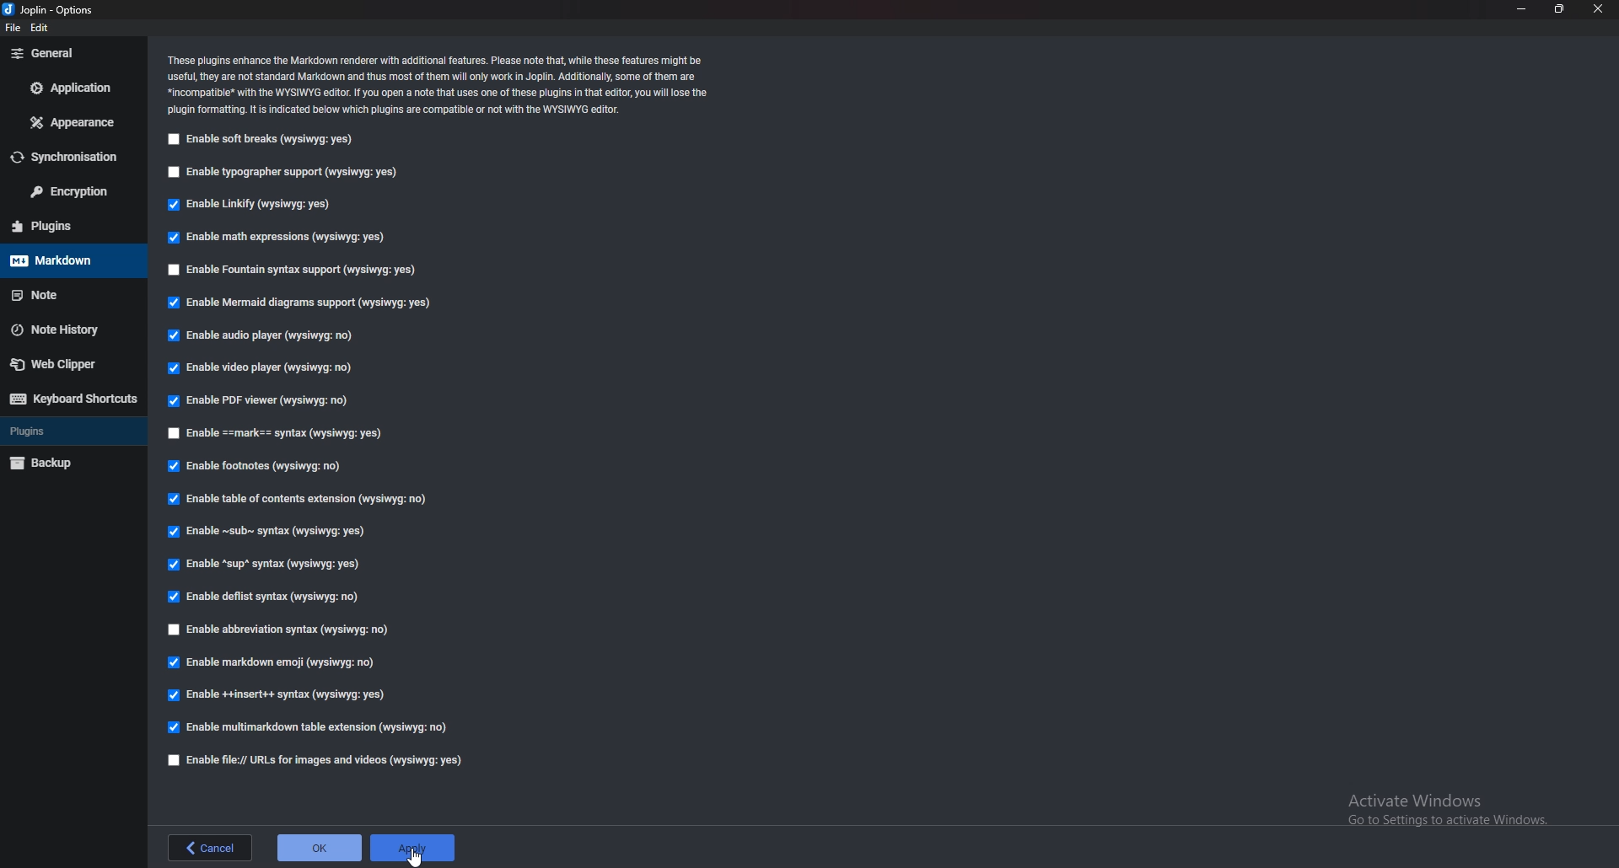 The width and height of the screenshot is (1619, 868). Describe the element at coordinates (260, 368) in the screenshot. I see `enable video player` at that location.